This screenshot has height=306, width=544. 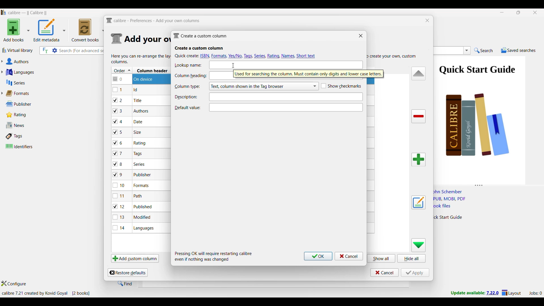 I want to click on Show all, so click(x=381, y=258).